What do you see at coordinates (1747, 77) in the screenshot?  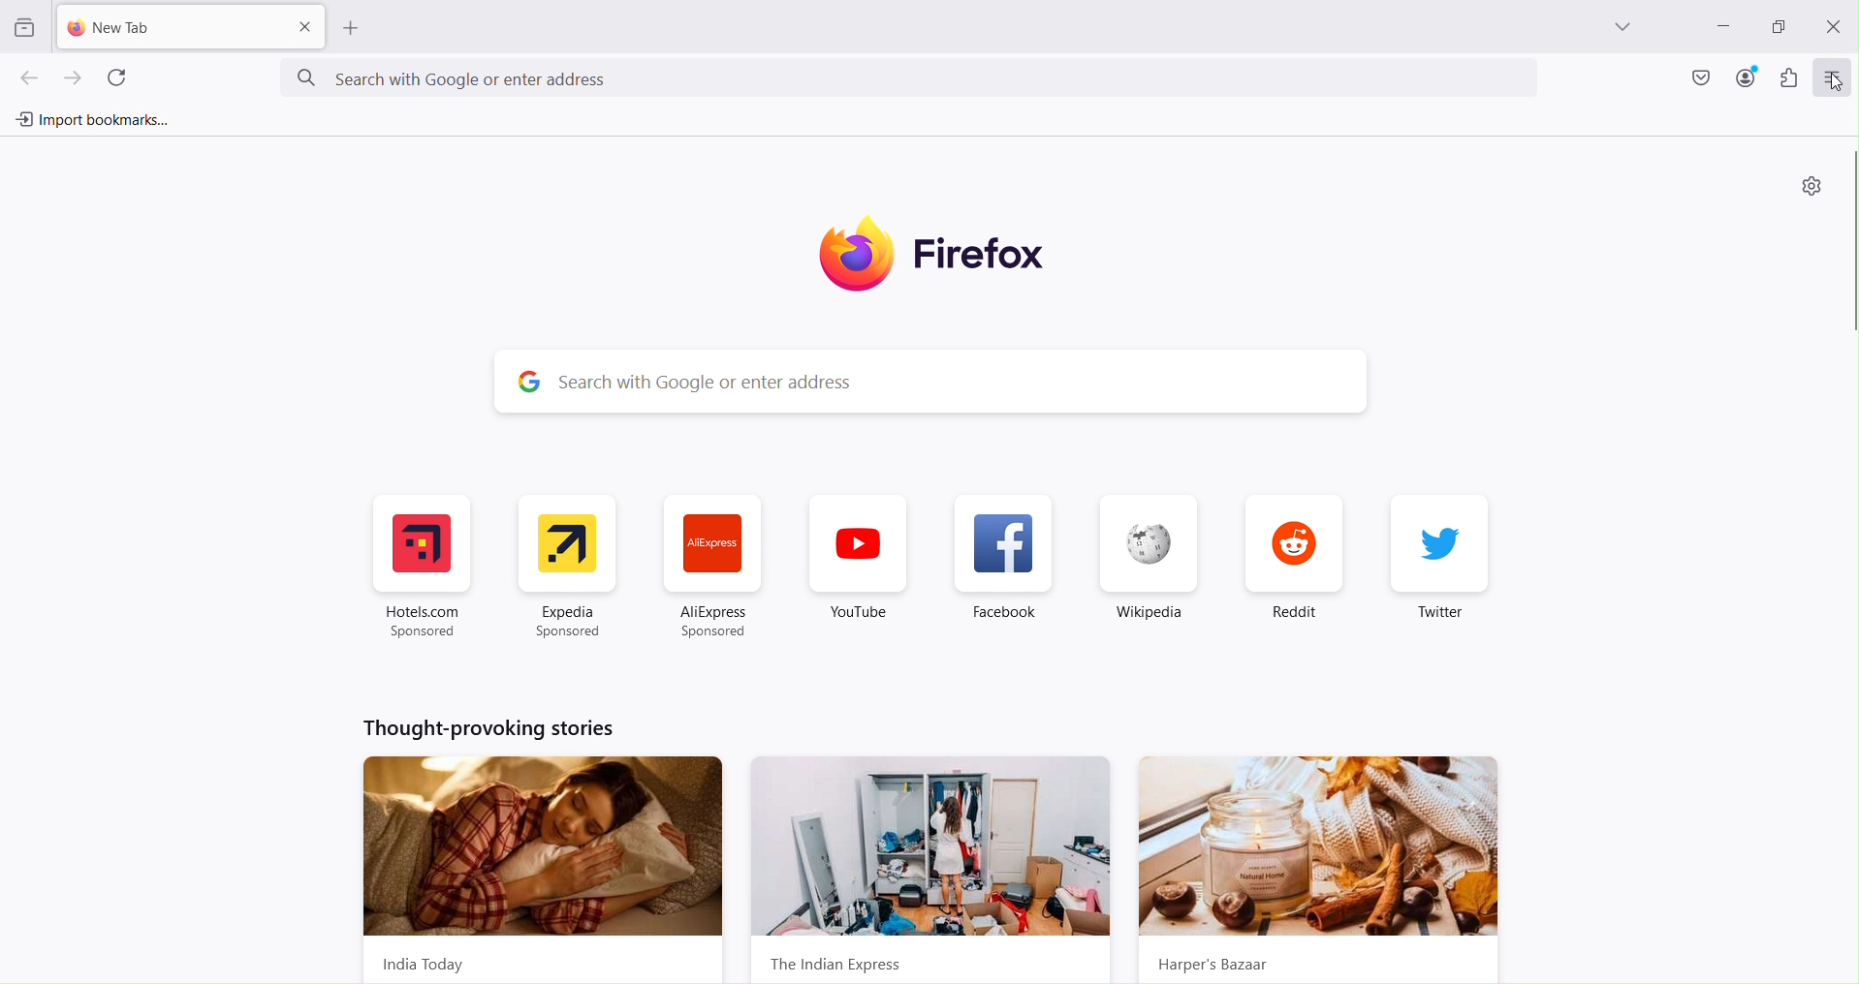 I see `Account` at bounding box center [1747, 77].